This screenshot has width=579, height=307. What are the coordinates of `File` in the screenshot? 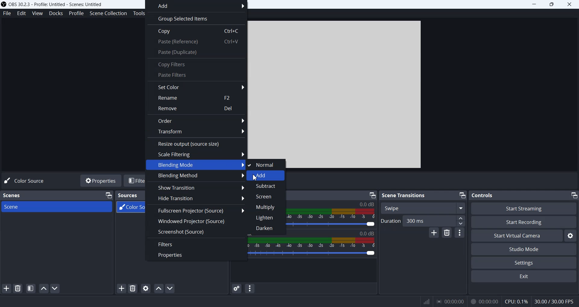 It's located at (7, 14).